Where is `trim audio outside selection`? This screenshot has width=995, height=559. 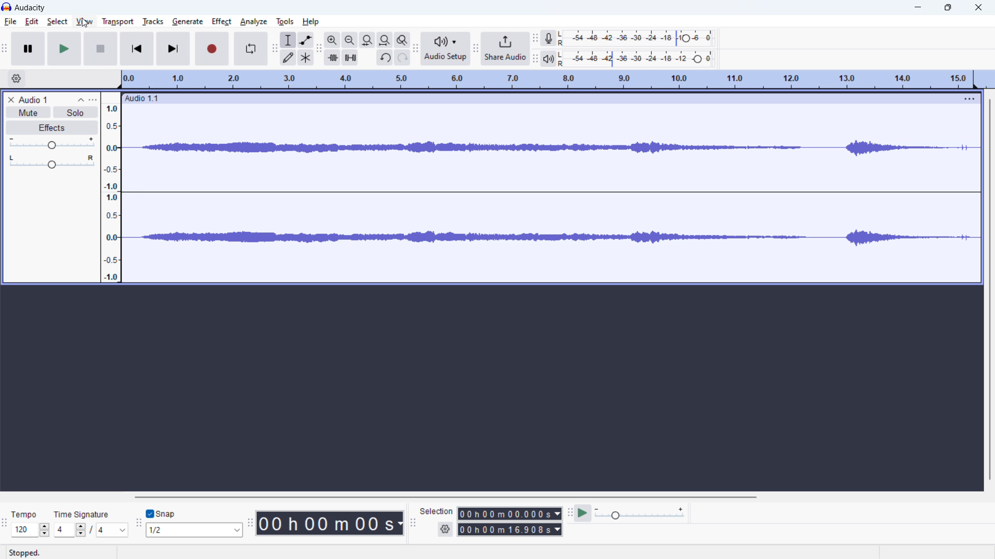 trim audio outside selection is located at coordinates (332, 57).